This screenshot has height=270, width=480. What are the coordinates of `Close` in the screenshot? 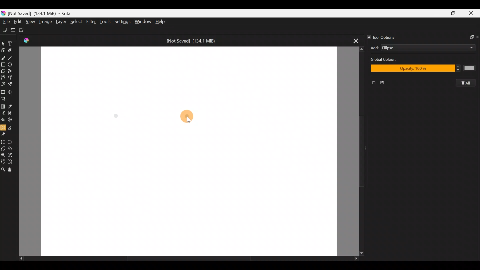 It's located at (472, 13).